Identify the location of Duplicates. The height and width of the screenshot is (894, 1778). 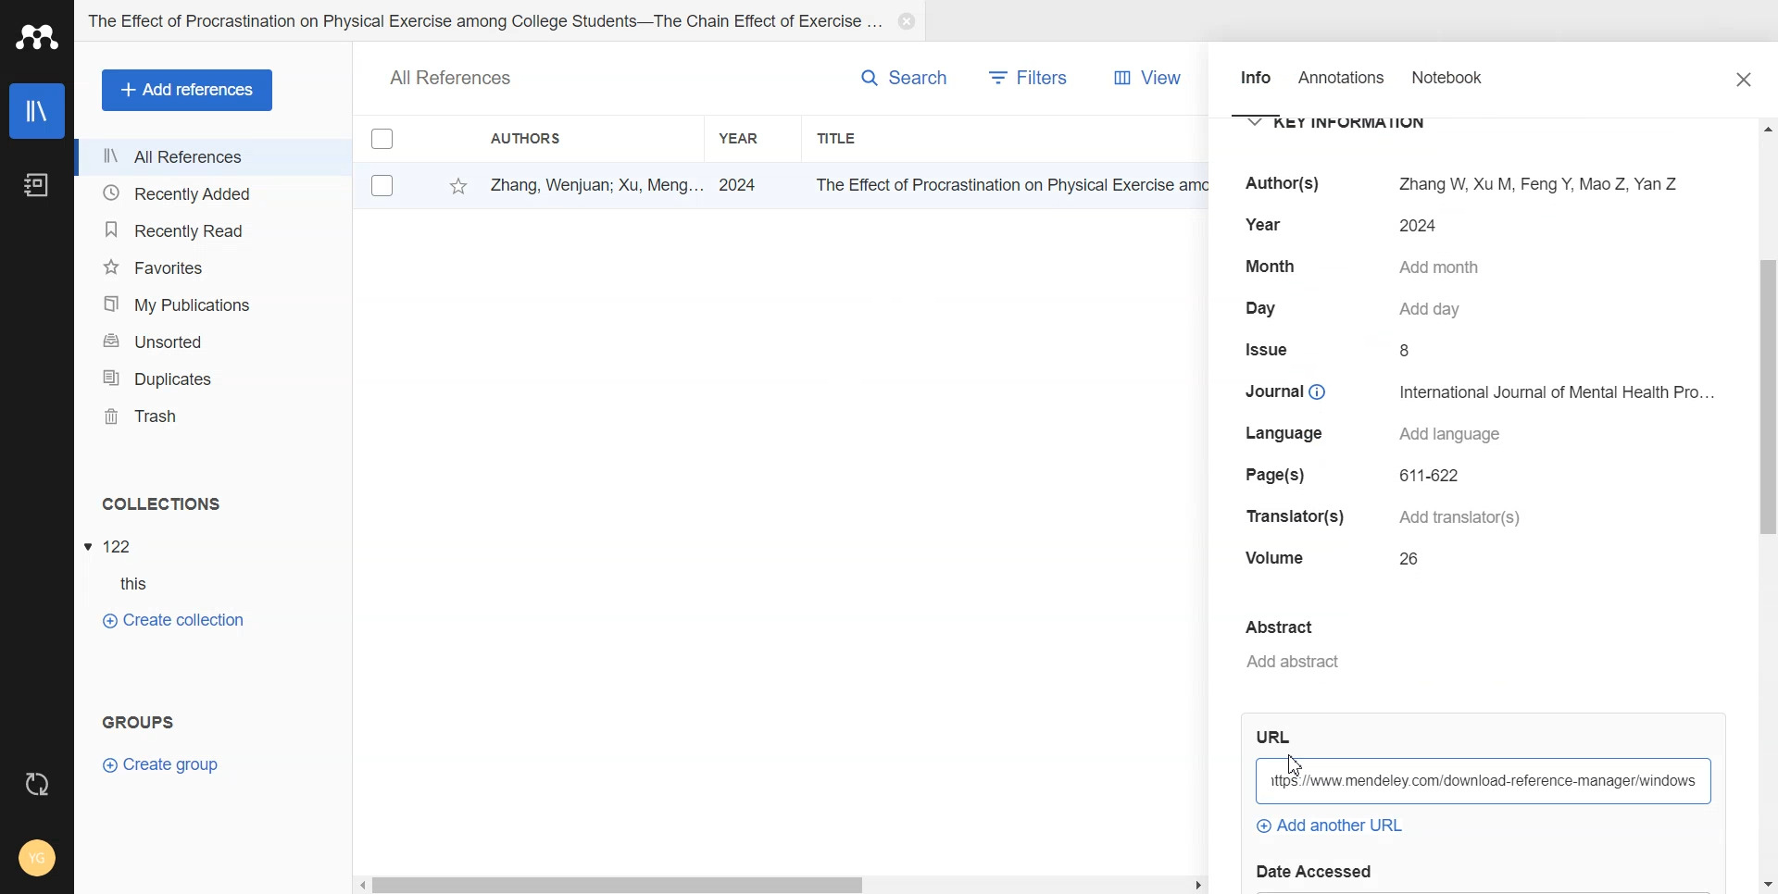
(213, 377).